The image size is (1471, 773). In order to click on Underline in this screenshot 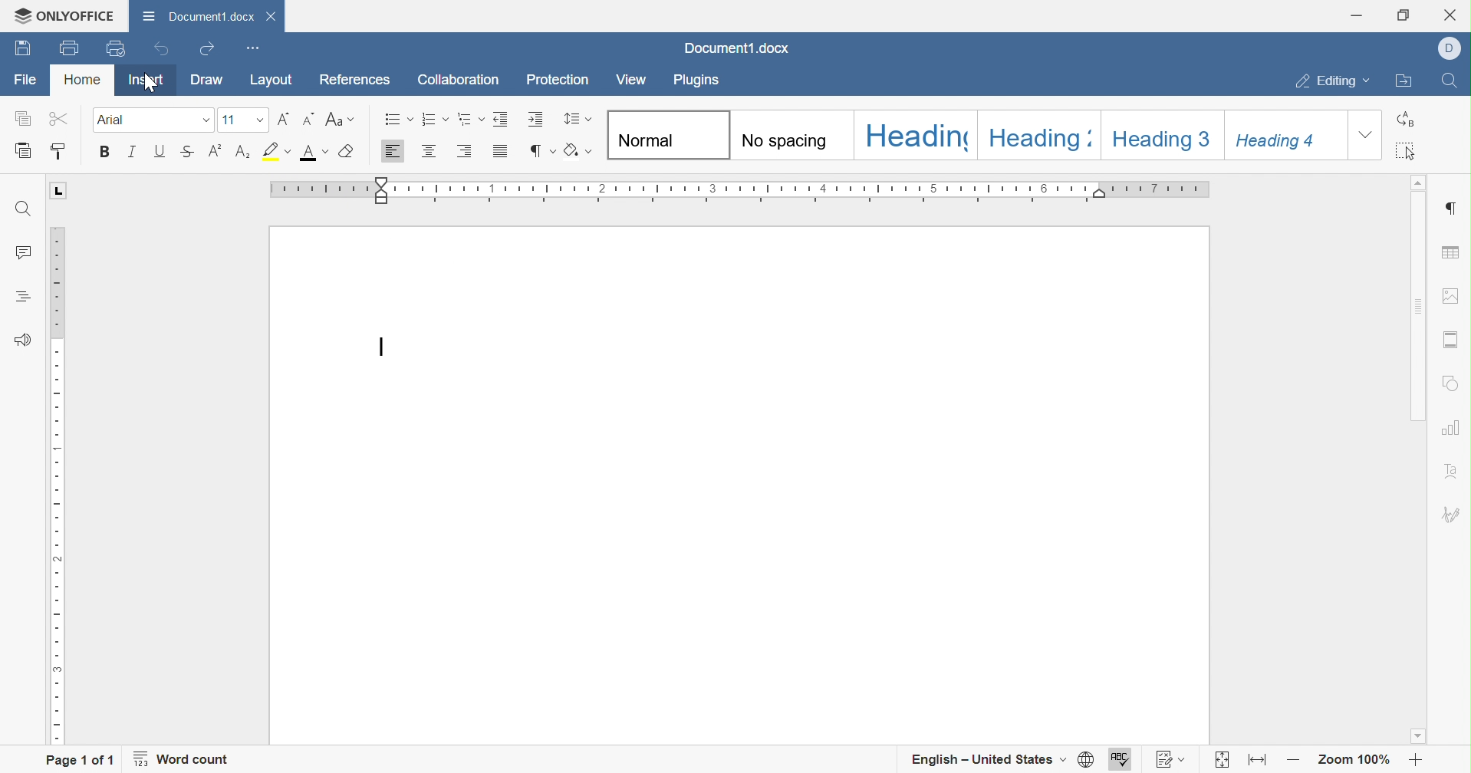, I will do `click(160, 151)`.